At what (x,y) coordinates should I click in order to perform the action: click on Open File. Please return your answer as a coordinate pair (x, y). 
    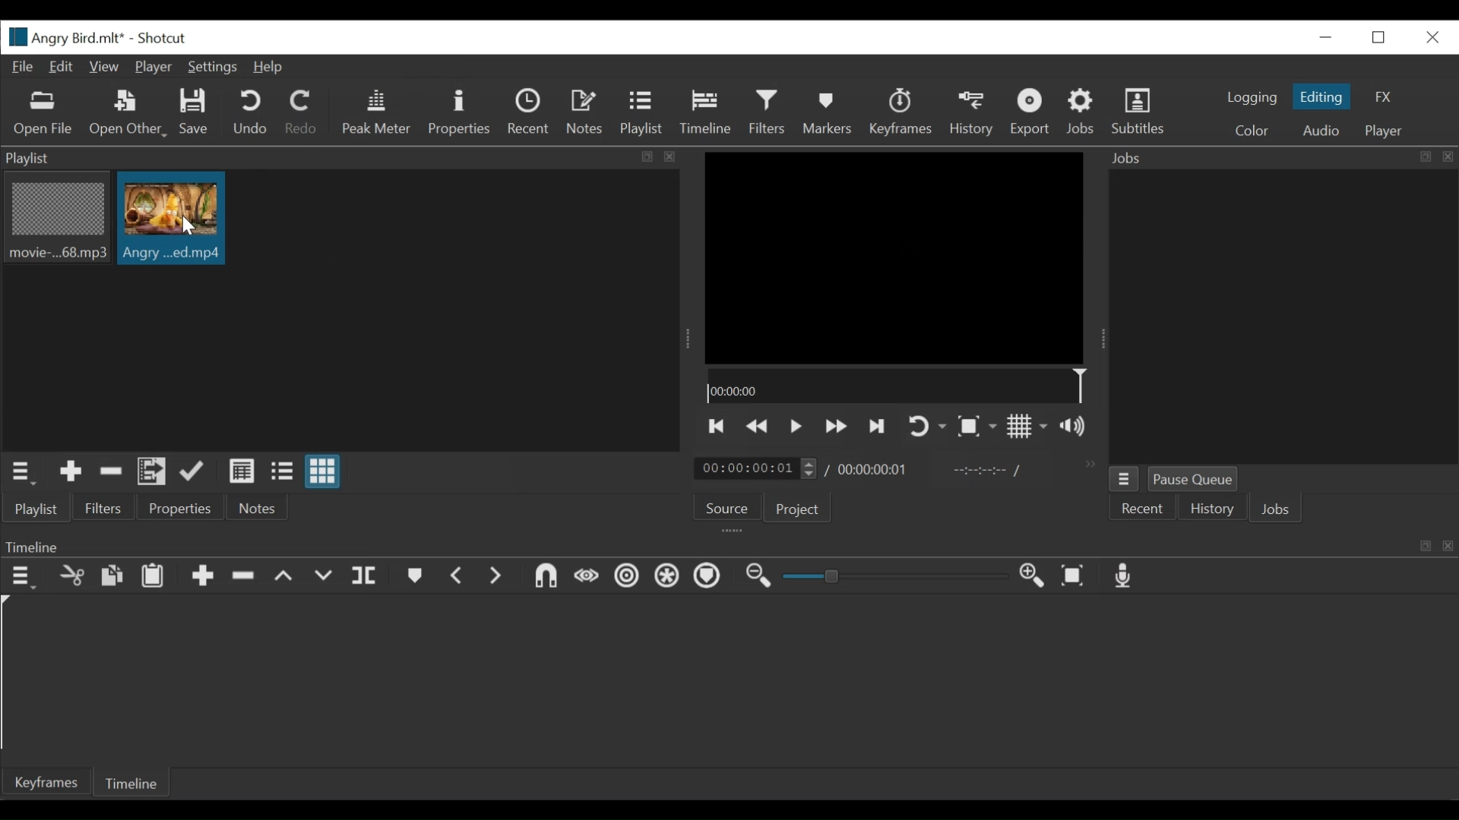
    Looking at the image, I should click on (43, 115).